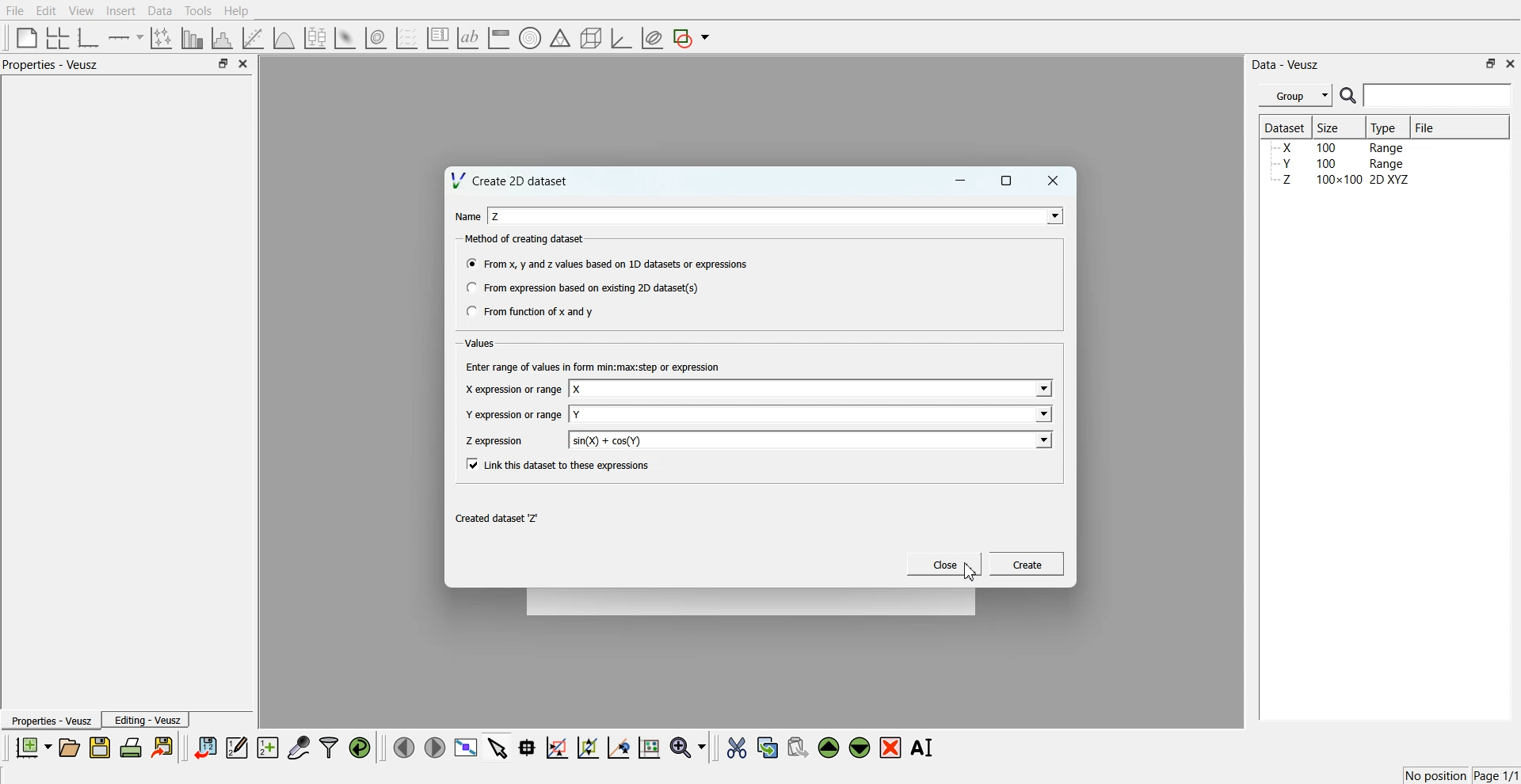  I want to click on |  (& Fromx, y and z values based on 1D datasets or expressions, so click(608, 262).